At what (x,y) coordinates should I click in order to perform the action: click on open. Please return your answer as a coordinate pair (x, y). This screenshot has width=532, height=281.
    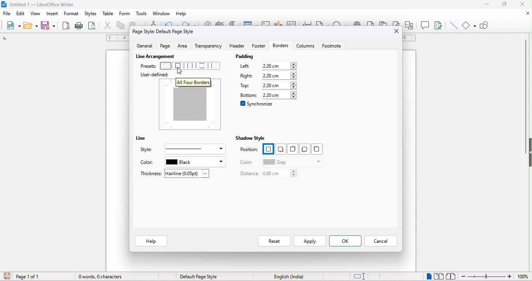
    Looking at the image, I should click on (30, 26).